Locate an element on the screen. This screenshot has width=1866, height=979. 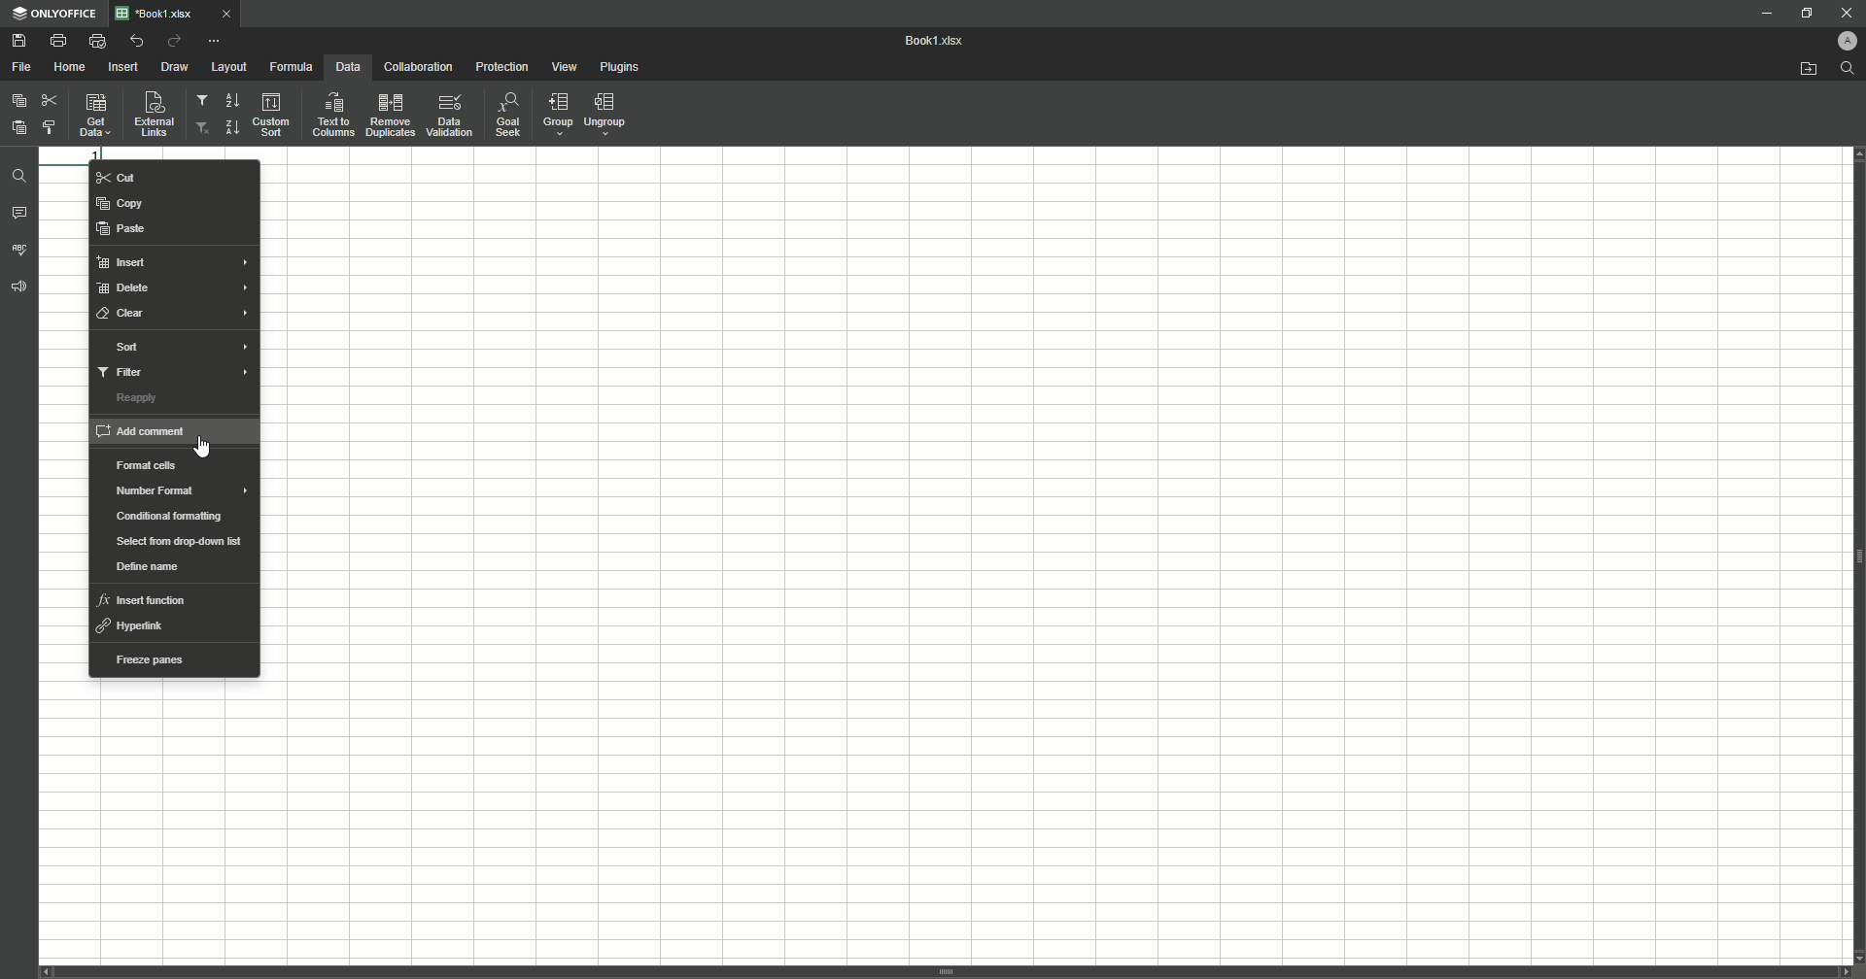
Plugins is located at coordinates (622, 68).